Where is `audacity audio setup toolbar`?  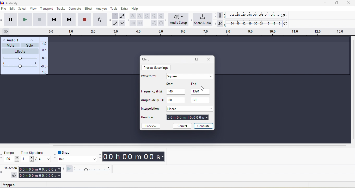 audacity audio setup toolbar is located at coordinates (168, 20).